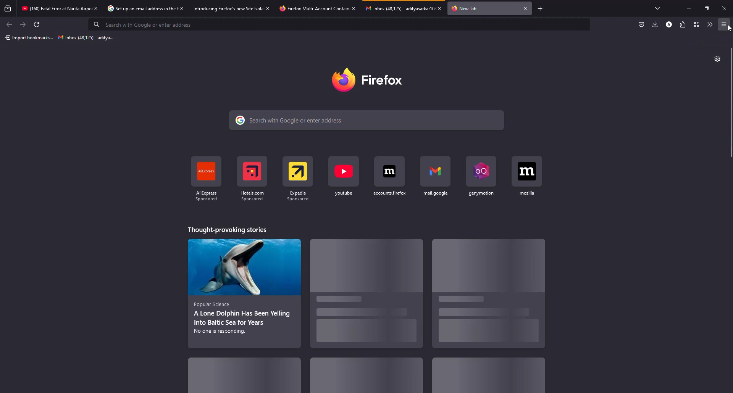 The width and height of the screenshot is (733, 393). What do you see at coordinates (292, 121) in the screenshot?
I see `search` at bounding box center [292, 121].